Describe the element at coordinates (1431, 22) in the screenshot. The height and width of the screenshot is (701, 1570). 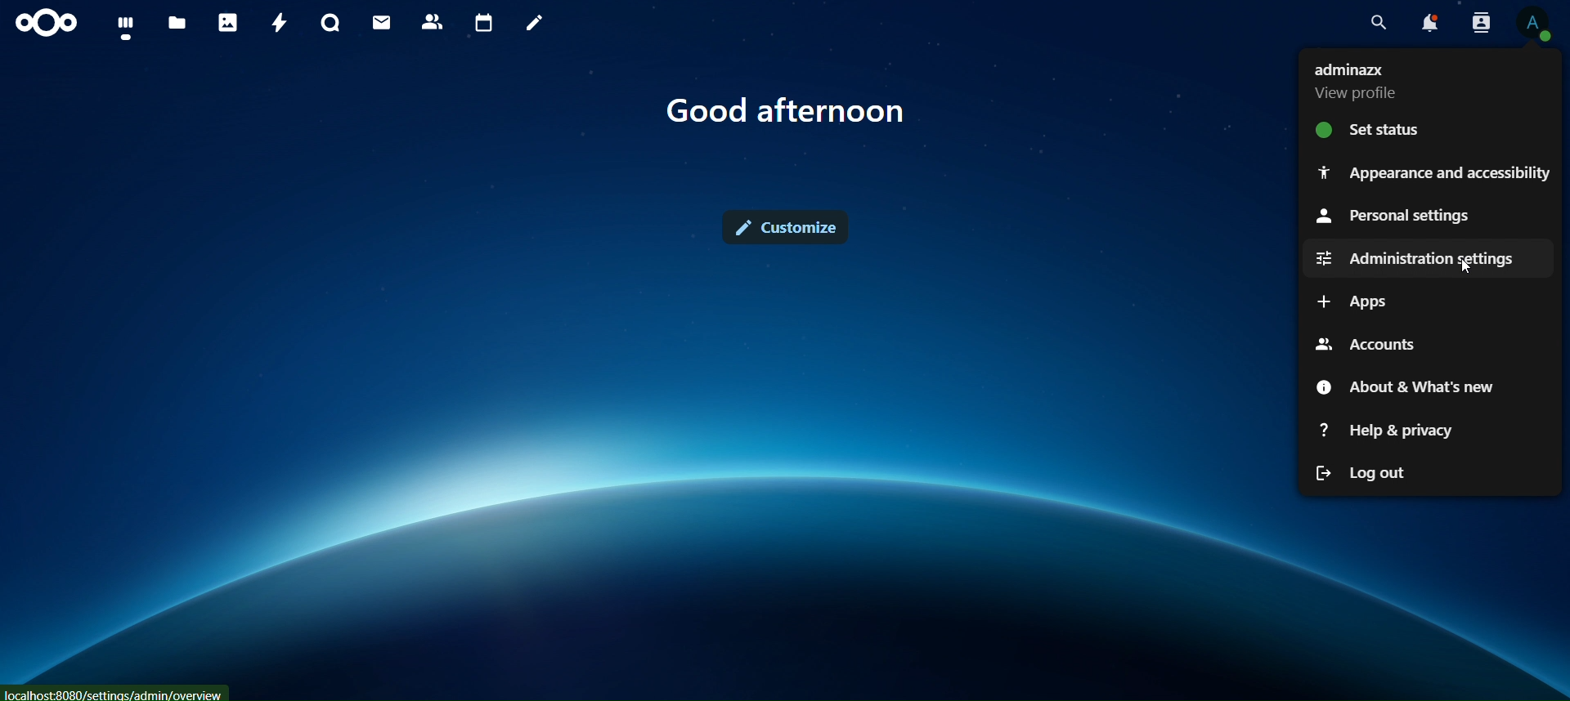
I see `notifications` at that location.